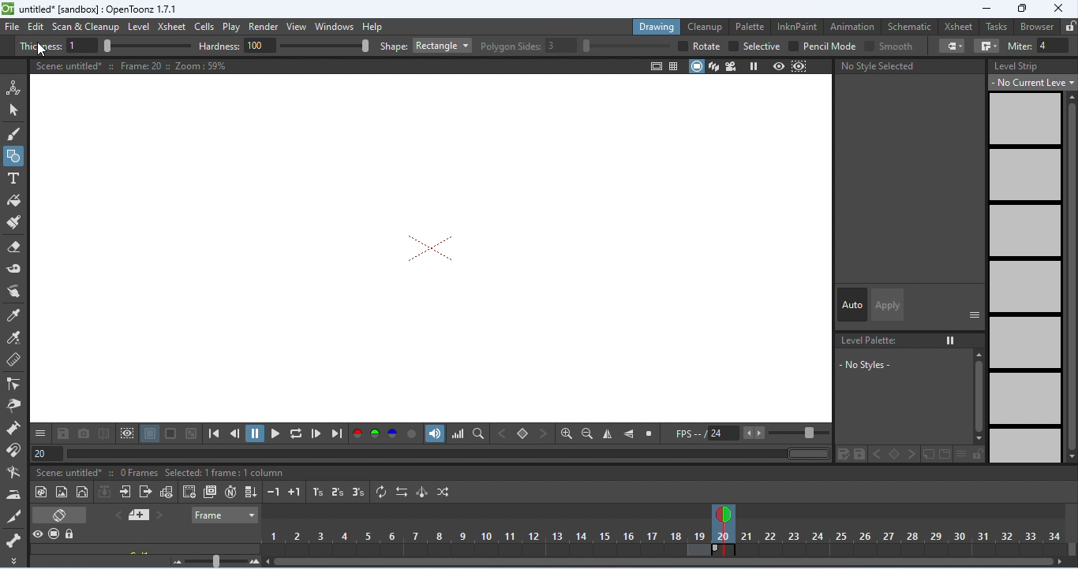  What do you see at coordinates (125, 490) in the screenshot?
I see `open sub-xsheet` at bounding box center [125, 490].